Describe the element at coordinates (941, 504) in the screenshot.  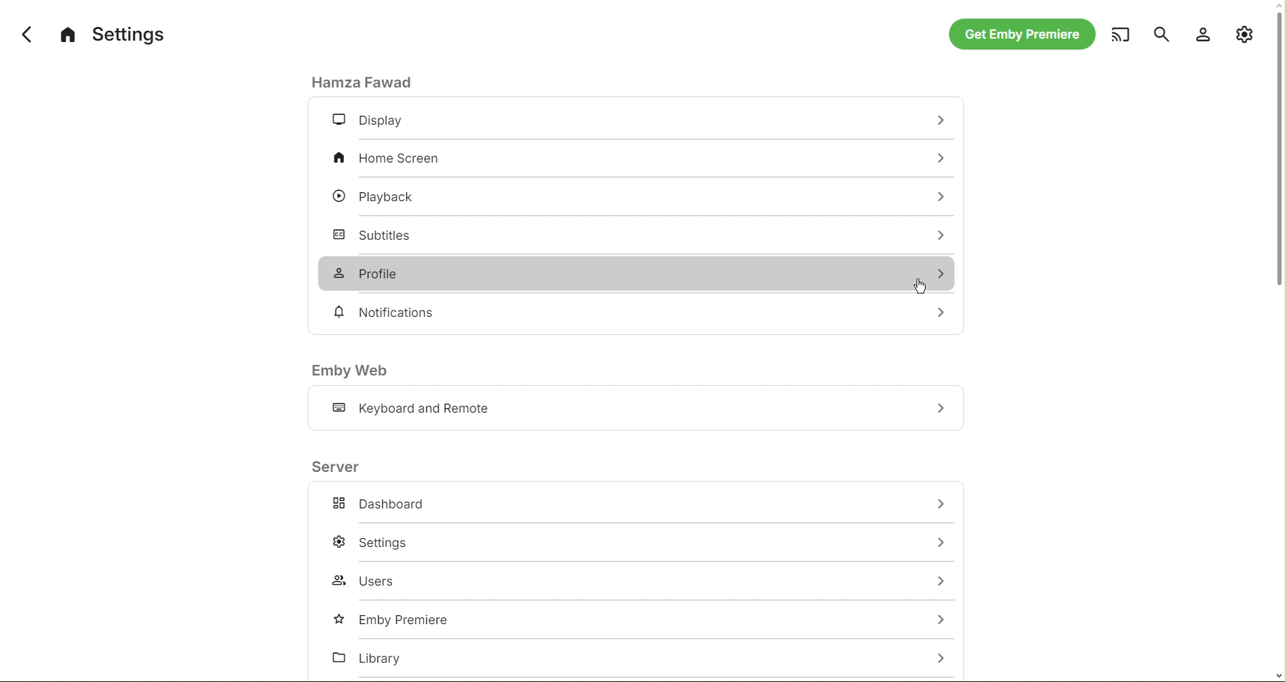
I see `go` at that location.